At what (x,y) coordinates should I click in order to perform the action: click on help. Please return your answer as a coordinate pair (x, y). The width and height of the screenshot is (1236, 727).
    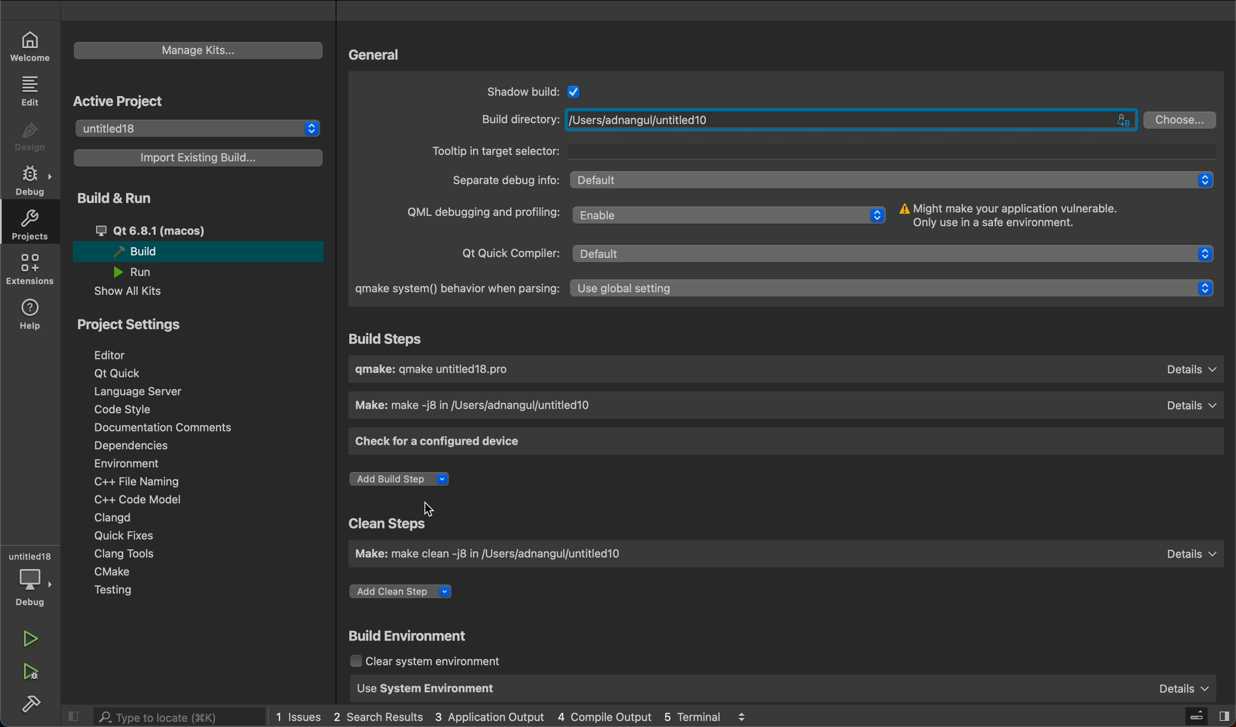
    Looking at the image, I should click on (32, 312).